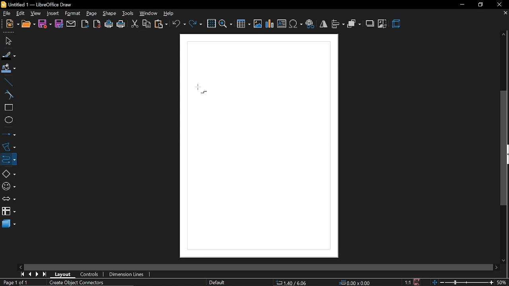  I want to click on Vertical scrollbar, so click(504, 149).